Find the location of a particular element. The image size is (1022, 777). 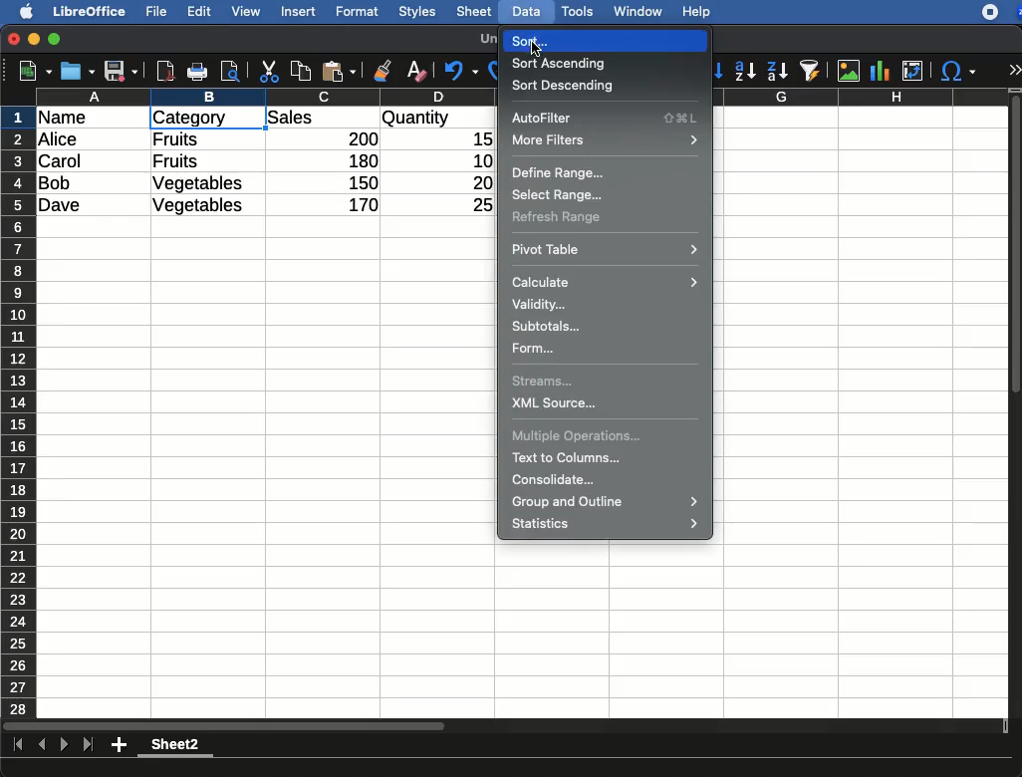

extensions is located at coordinates (1001, 12).